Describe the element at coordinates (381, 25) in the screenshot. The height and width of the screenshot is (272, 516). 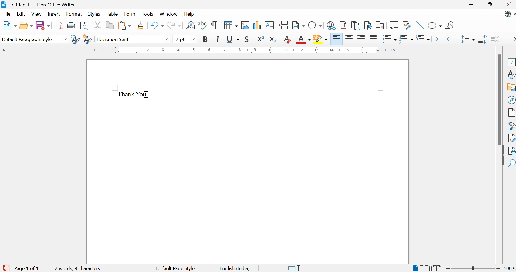
I see `Insert Cross-reference` at that location.